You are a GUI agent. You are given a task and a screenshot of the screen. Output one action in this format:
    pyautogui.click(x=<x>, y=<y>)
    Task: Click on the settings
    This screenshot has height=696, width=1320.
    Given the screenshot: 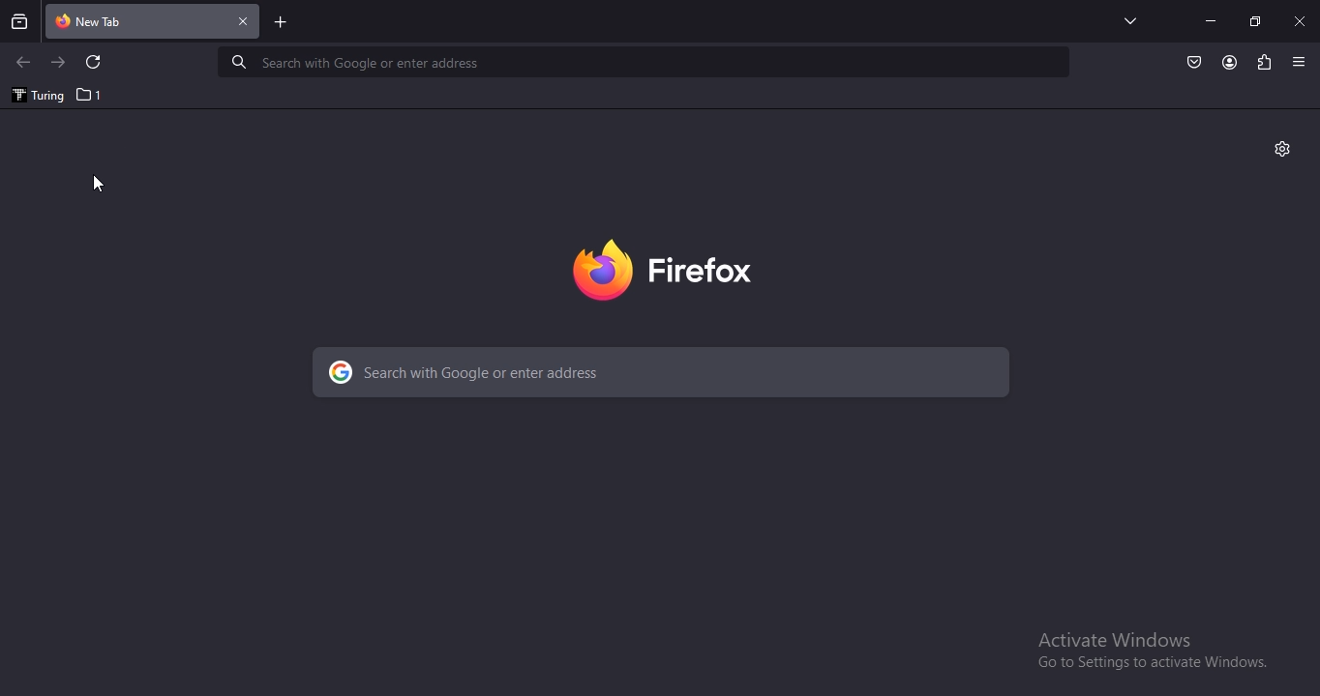 What is the action you would take?
    pyautogui.click(x=1282, y=147)
    